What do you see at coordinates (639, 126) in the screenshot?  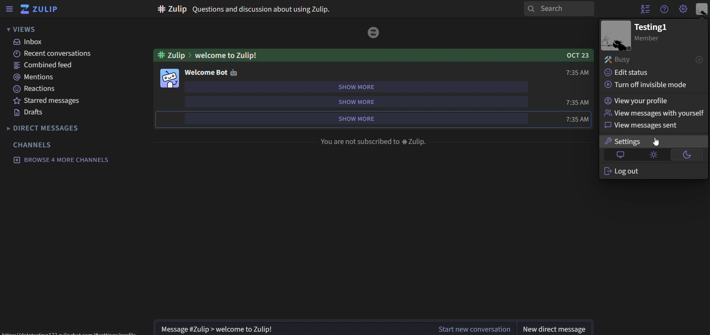 I see `view messages sent` at bounding box center [639, 126].